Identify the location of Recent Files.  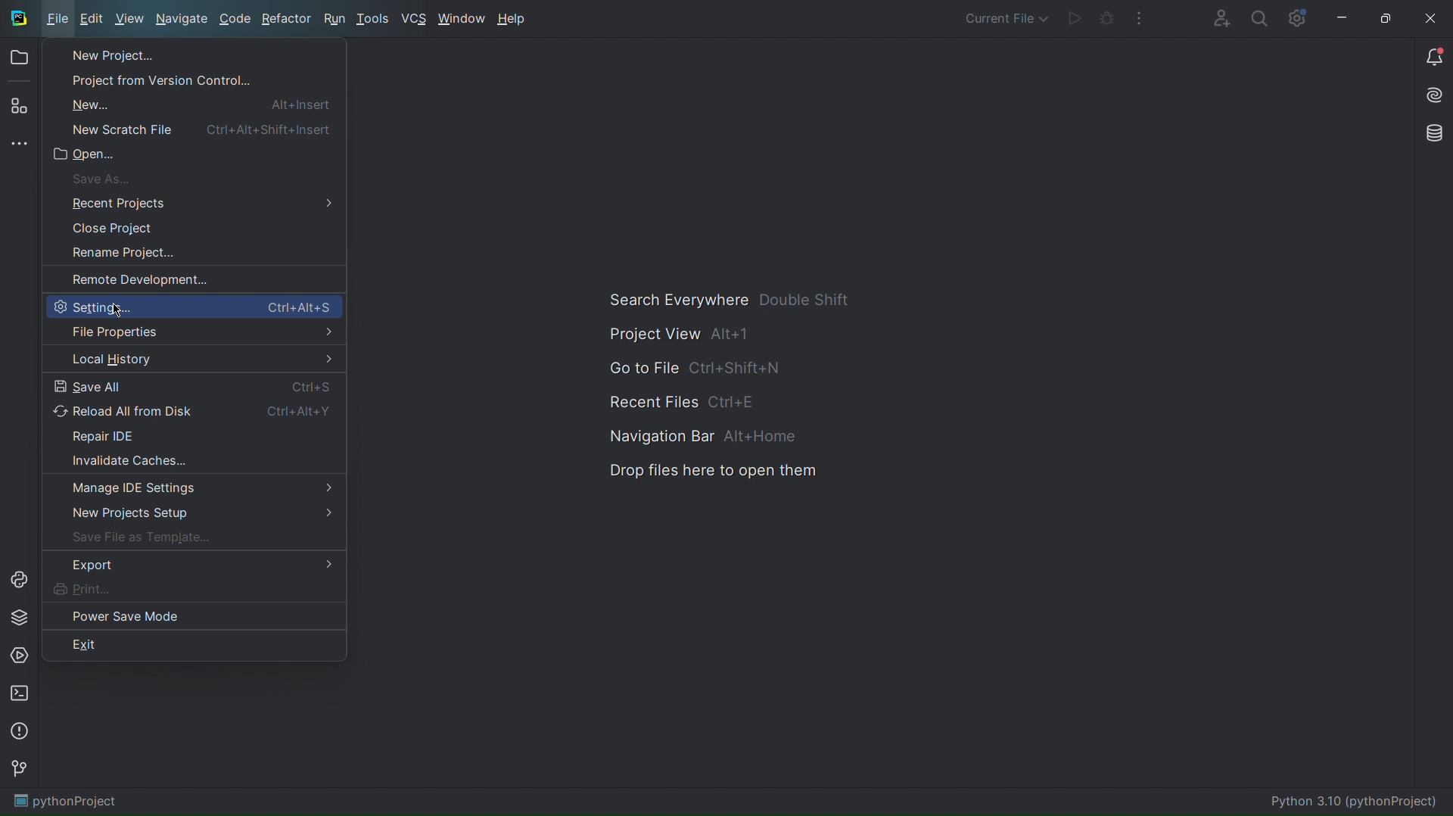
(695, 400).